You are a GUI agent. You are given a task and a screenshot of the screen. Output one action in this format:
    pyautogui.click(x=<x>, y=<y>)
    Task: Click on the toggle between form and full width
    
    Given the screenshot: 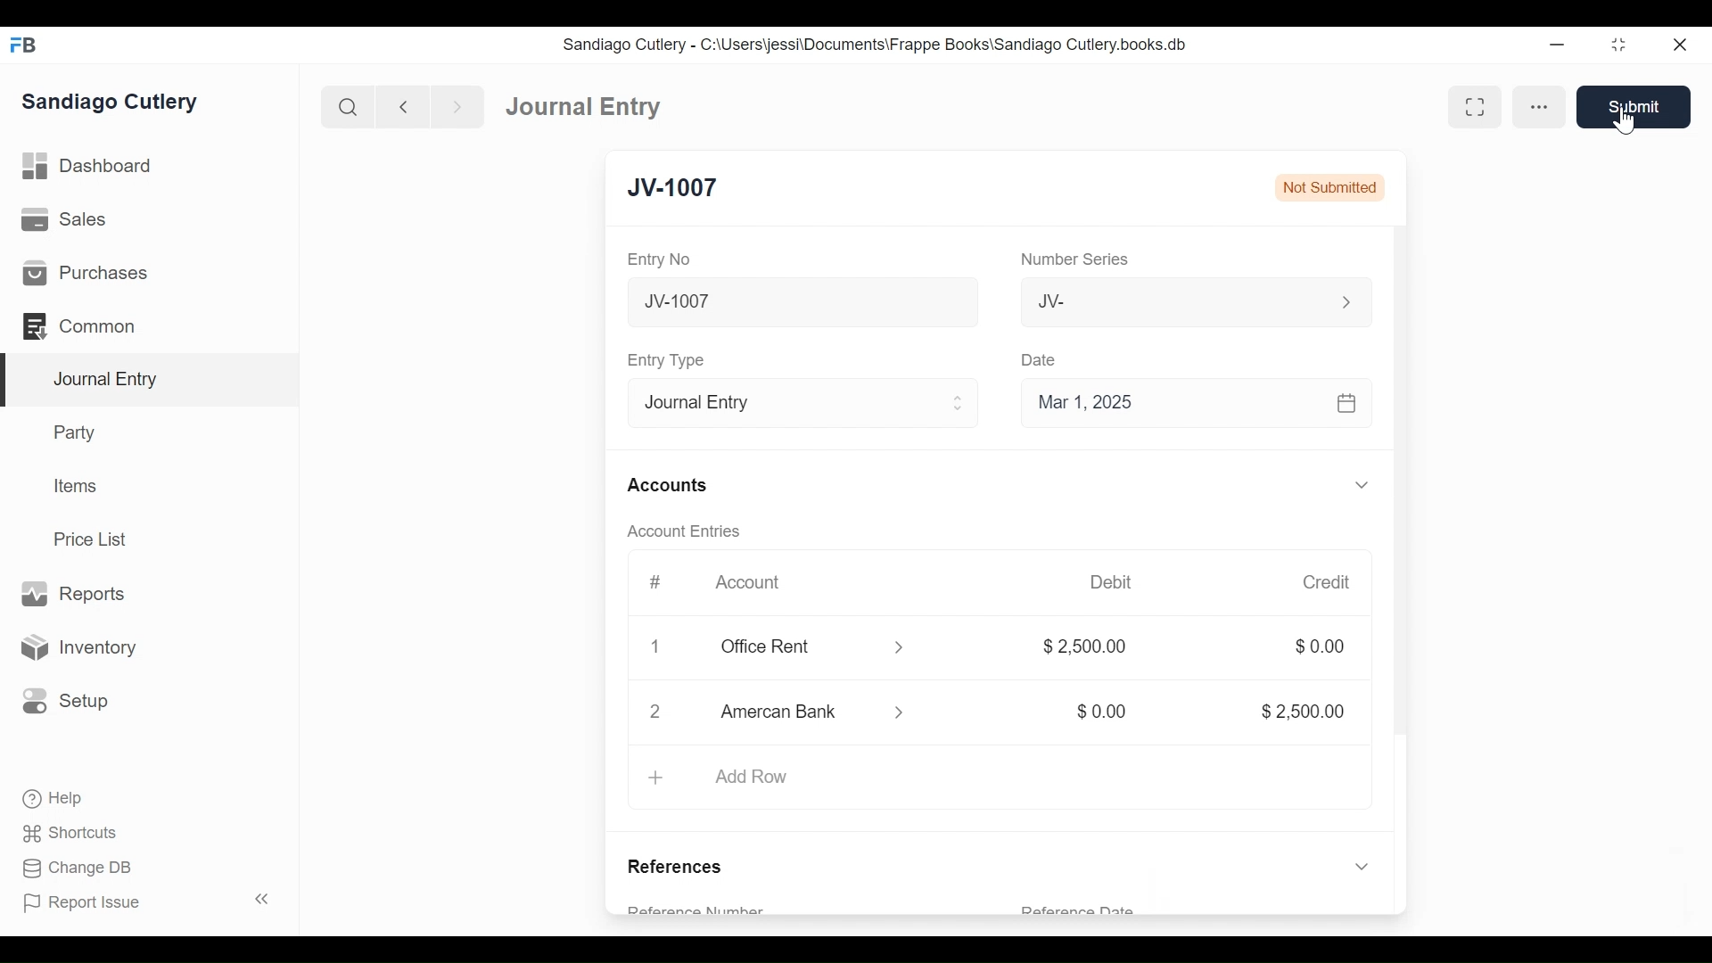 What is the action you would take?
    pyautogui.click(x=1473, y=108)
    